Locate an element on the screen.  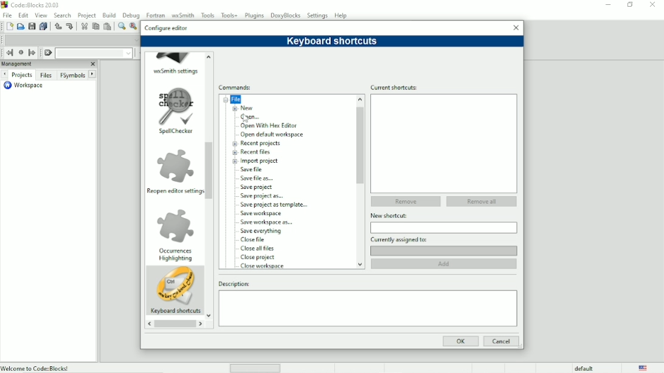
reverse is located at coordinates (148, 324).